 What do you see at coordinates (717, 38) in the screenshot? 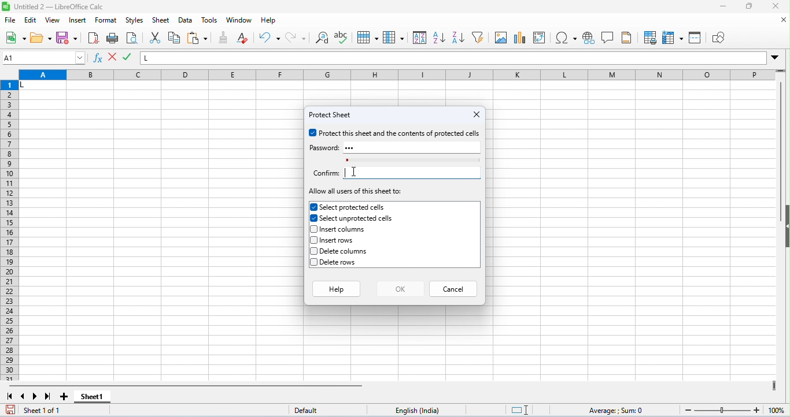
I see `show draw functions` at bounding box center [717, 38].